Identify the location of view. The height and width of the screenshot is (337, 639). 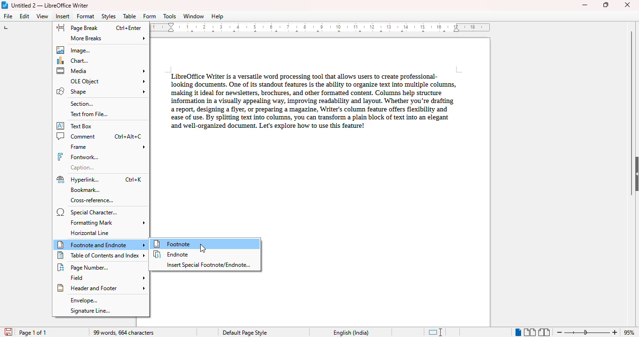
(43, 16).